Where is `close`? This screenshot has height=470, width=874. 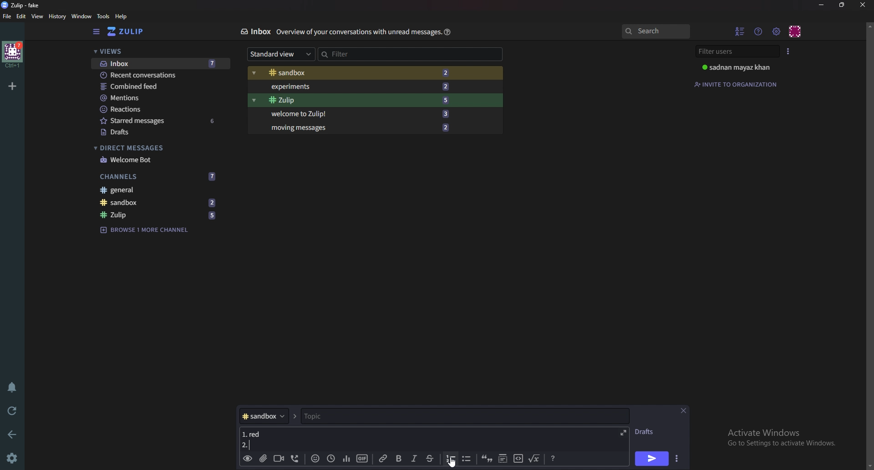
close is located at coordinates (863, 5).